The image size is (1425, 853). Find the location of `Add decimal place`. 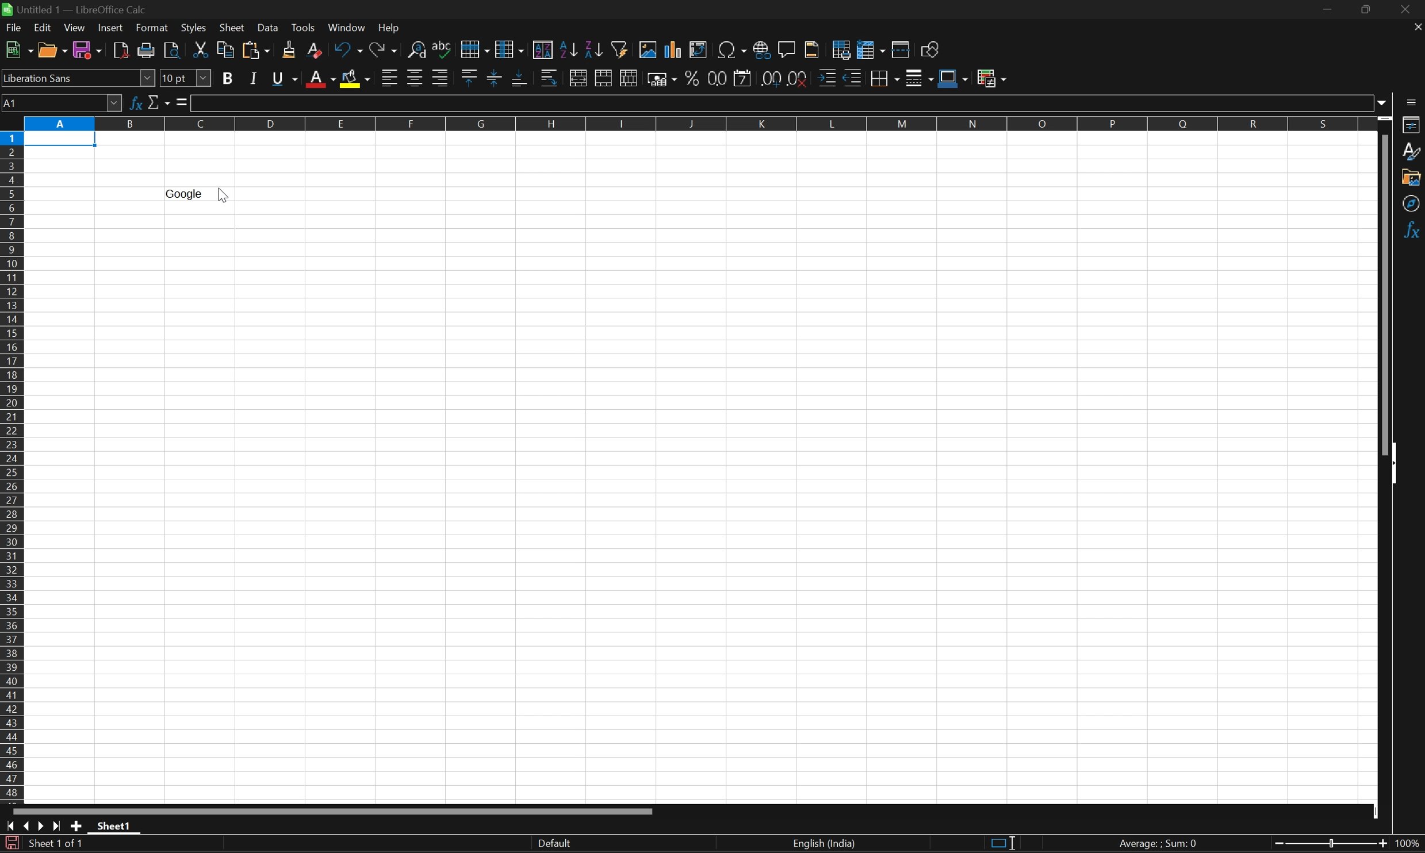

Add decimal place is located at coordinates (768, 78).